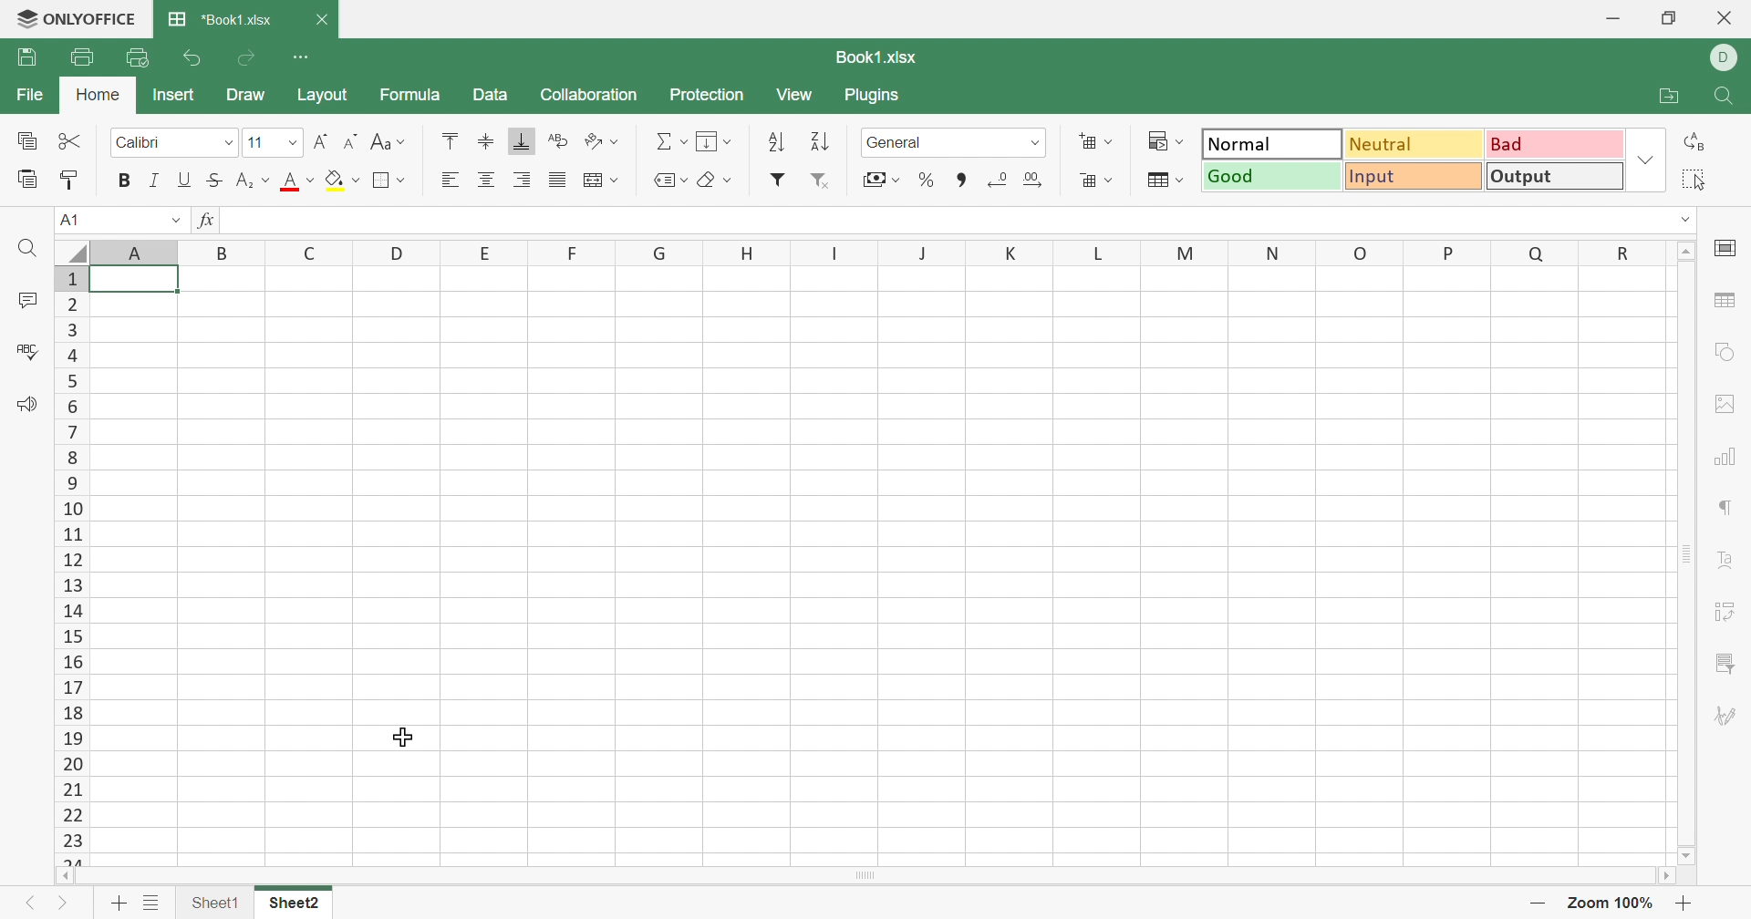 The height and width of the screenshot is (919, 1751). What do you see at coordinates (70, 765) in the screenshot?
I see `20` at bounding box center [70, 765].